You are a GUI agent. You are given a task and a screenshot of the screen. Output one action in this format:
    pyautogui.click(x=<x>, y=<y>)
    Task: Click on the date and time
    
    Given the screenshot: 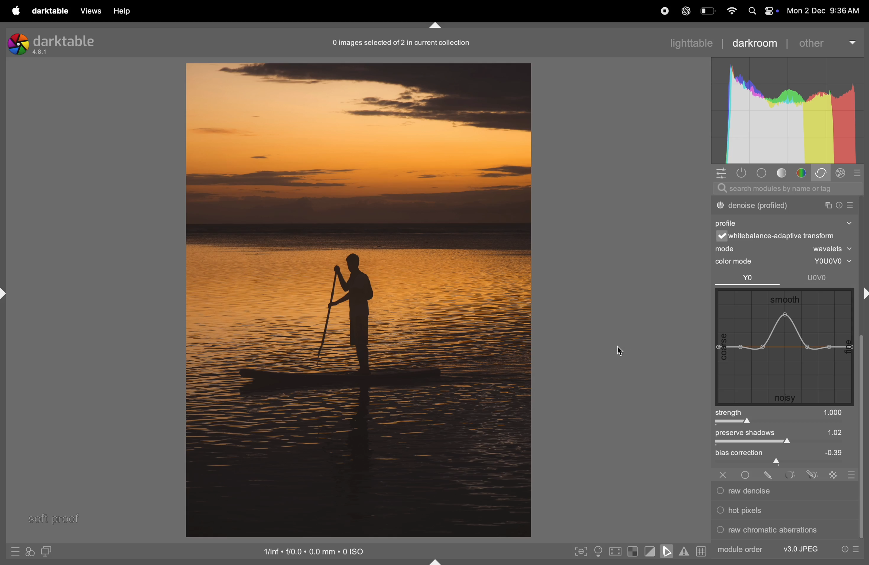 What is the action you would take?
    pyautogui.click(x=826, y=11)
    